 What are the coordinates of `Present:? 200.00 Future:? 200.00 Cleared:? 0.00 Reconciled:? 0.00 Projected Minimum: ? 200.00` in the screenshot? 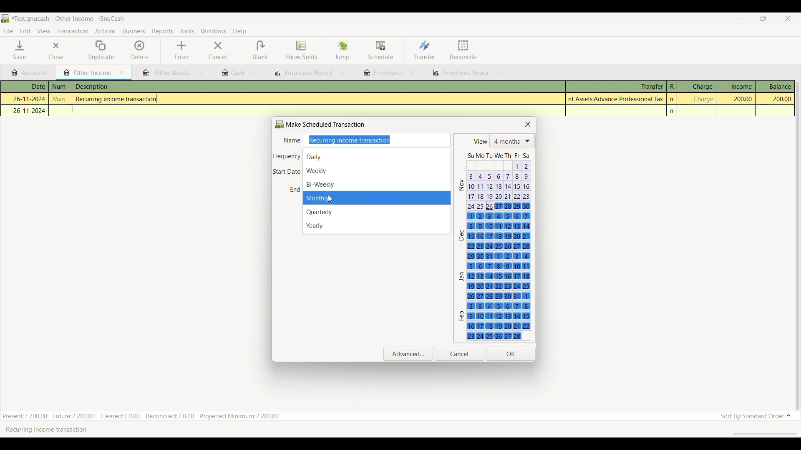 It's located at (146, 415).